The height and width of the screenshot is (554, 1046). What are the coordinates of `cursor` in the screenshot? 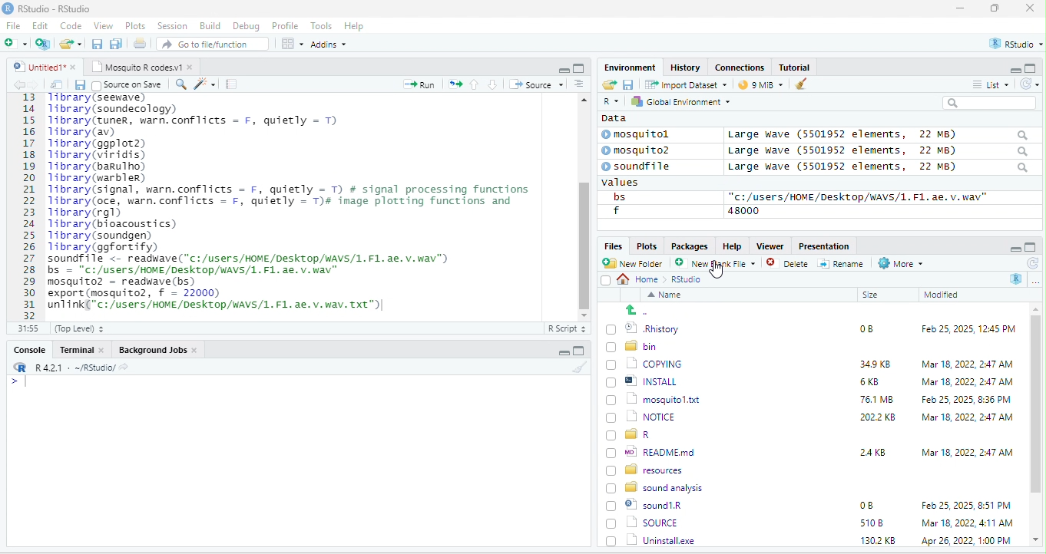 It's located at (723, 273).